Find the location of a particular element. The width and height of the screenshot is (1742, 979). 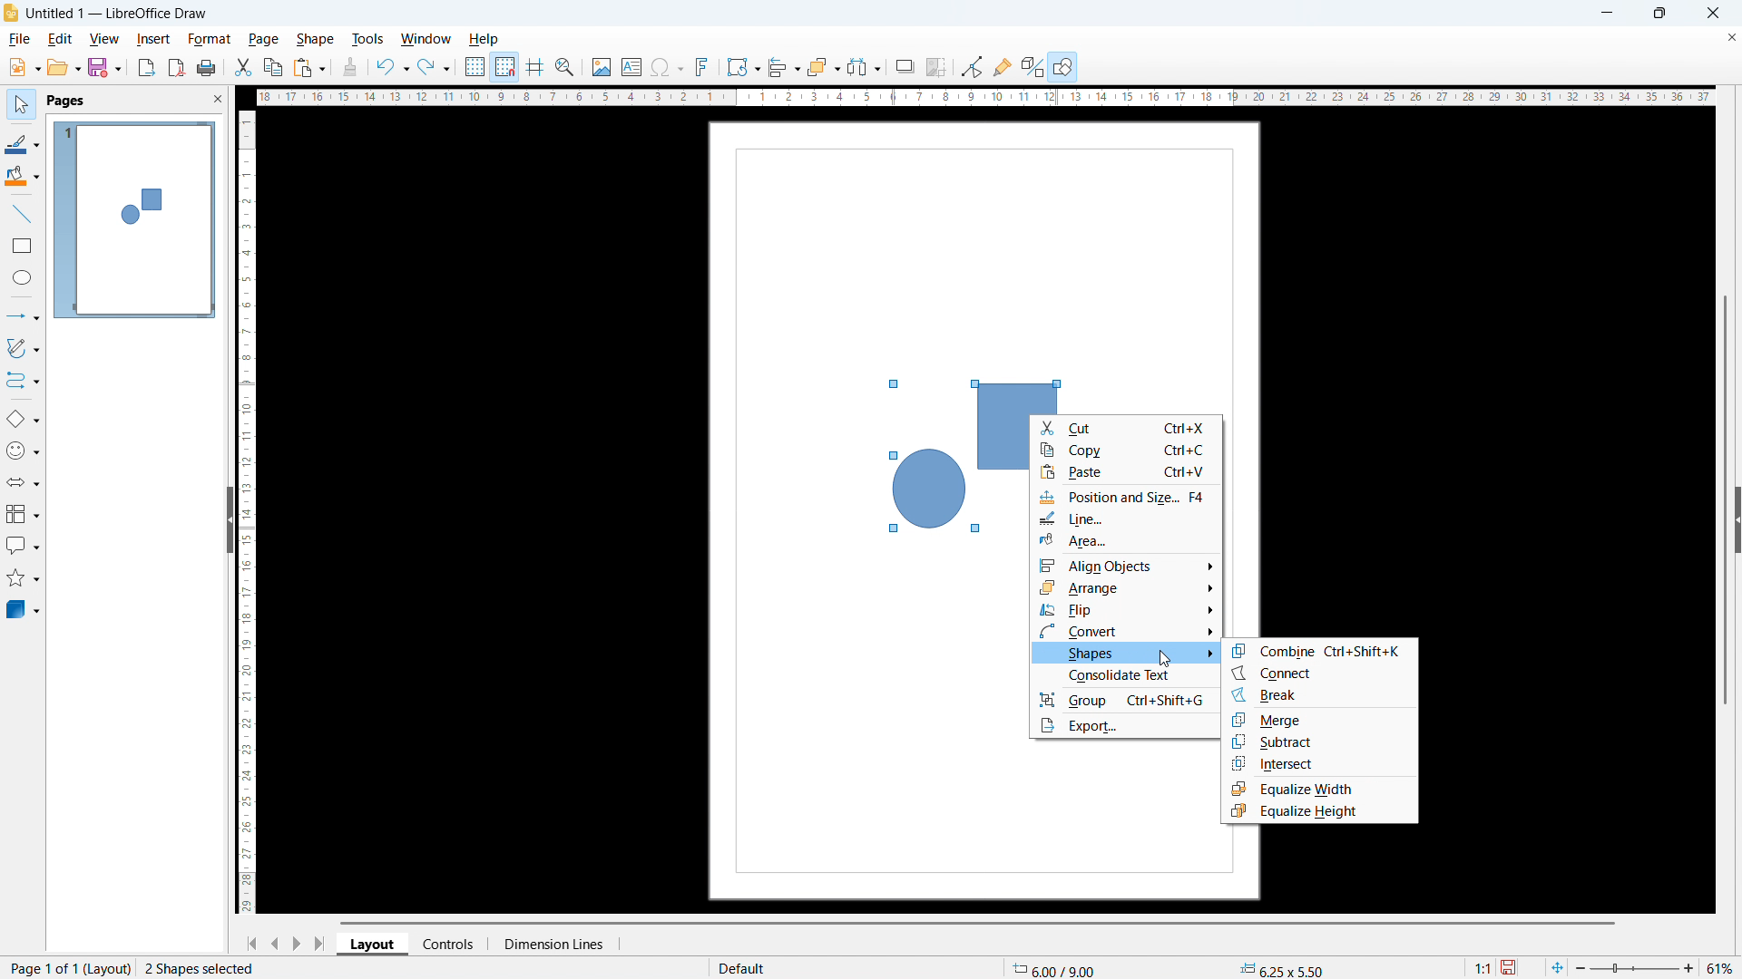

print is located at coordinates (209, 68).